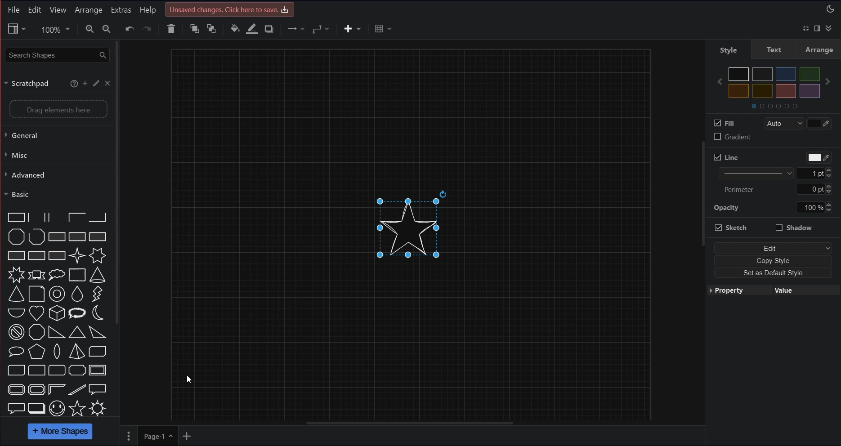 This screenshot has width=841, height=446. I want to click on Zoom Out, so click(107, 29).